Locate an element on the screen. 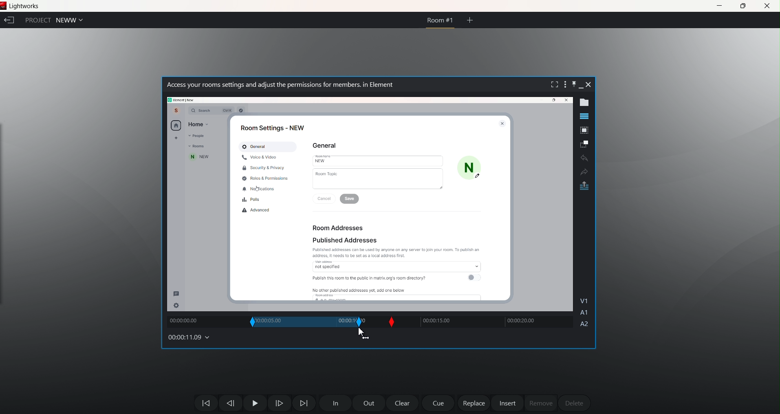 This screenshot has height=414, width=780. Redo is located at coordinates (584, 172).